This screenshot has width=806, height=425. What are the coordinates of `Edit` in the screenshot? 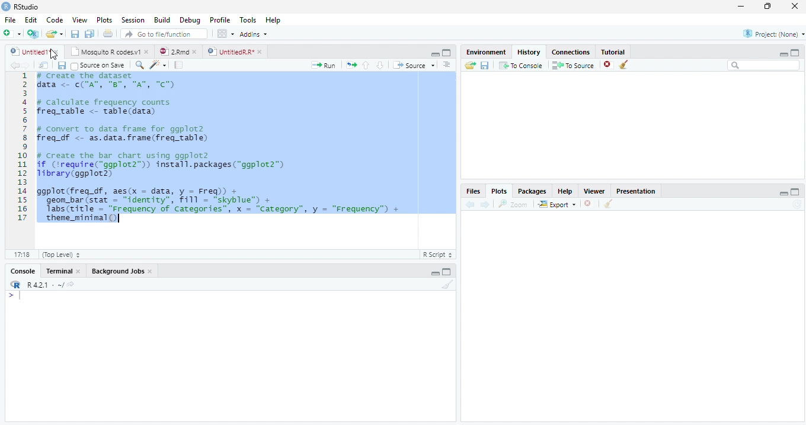 It's located at (31, 21).